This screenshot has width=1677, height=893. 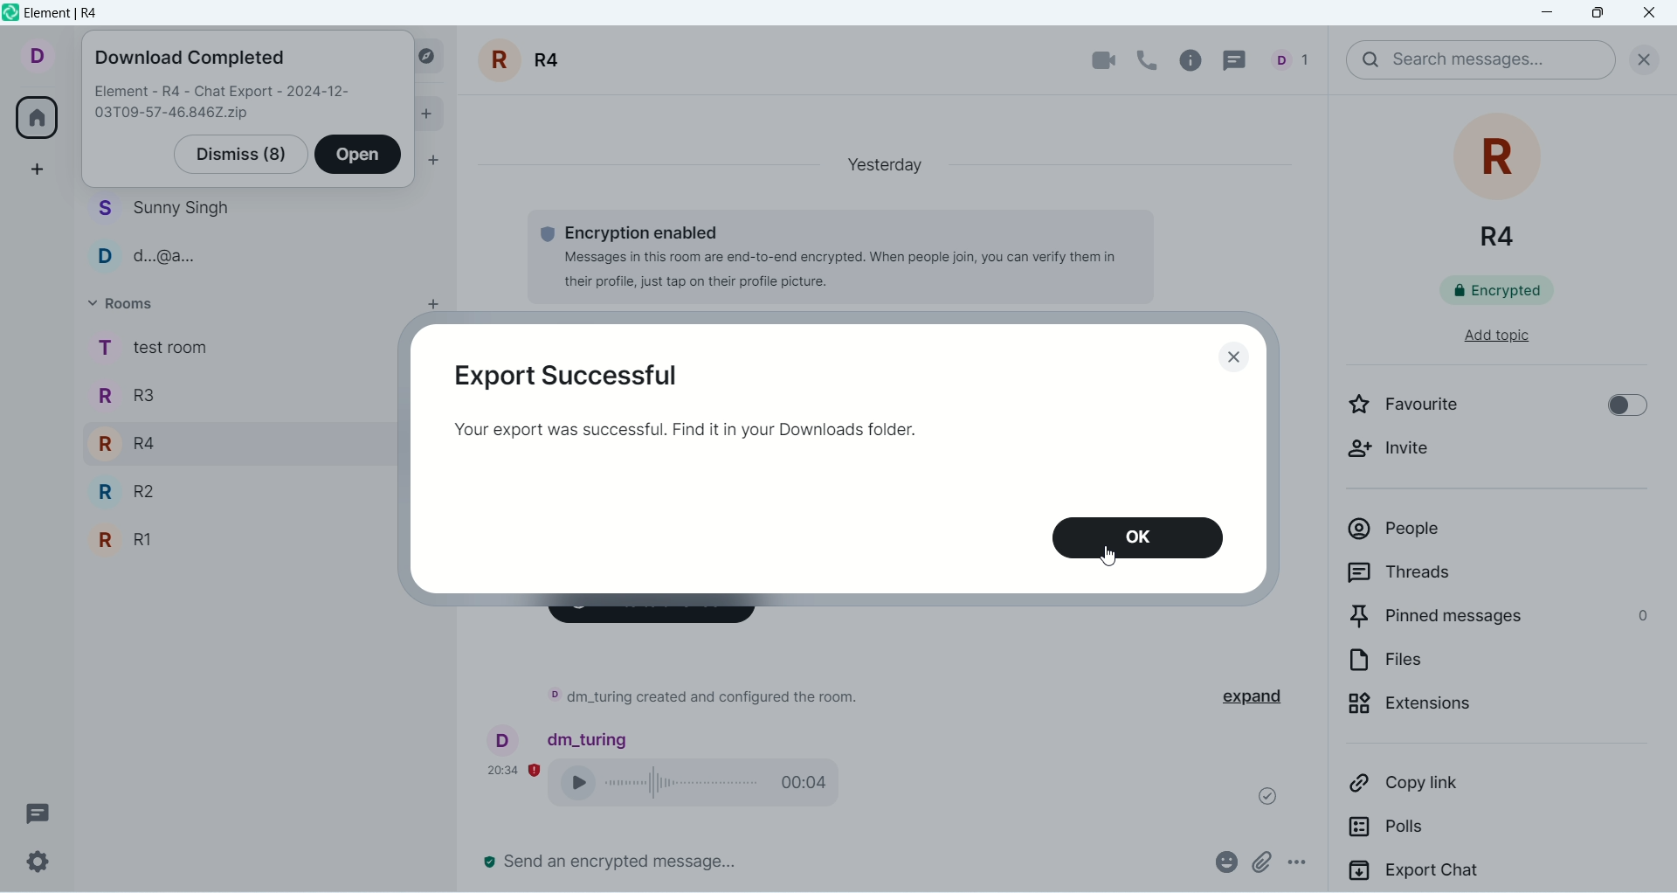 What do you see at coordinates (1296, 59) in the screenshot?
I see `people` at bounding box center [1296, 59].